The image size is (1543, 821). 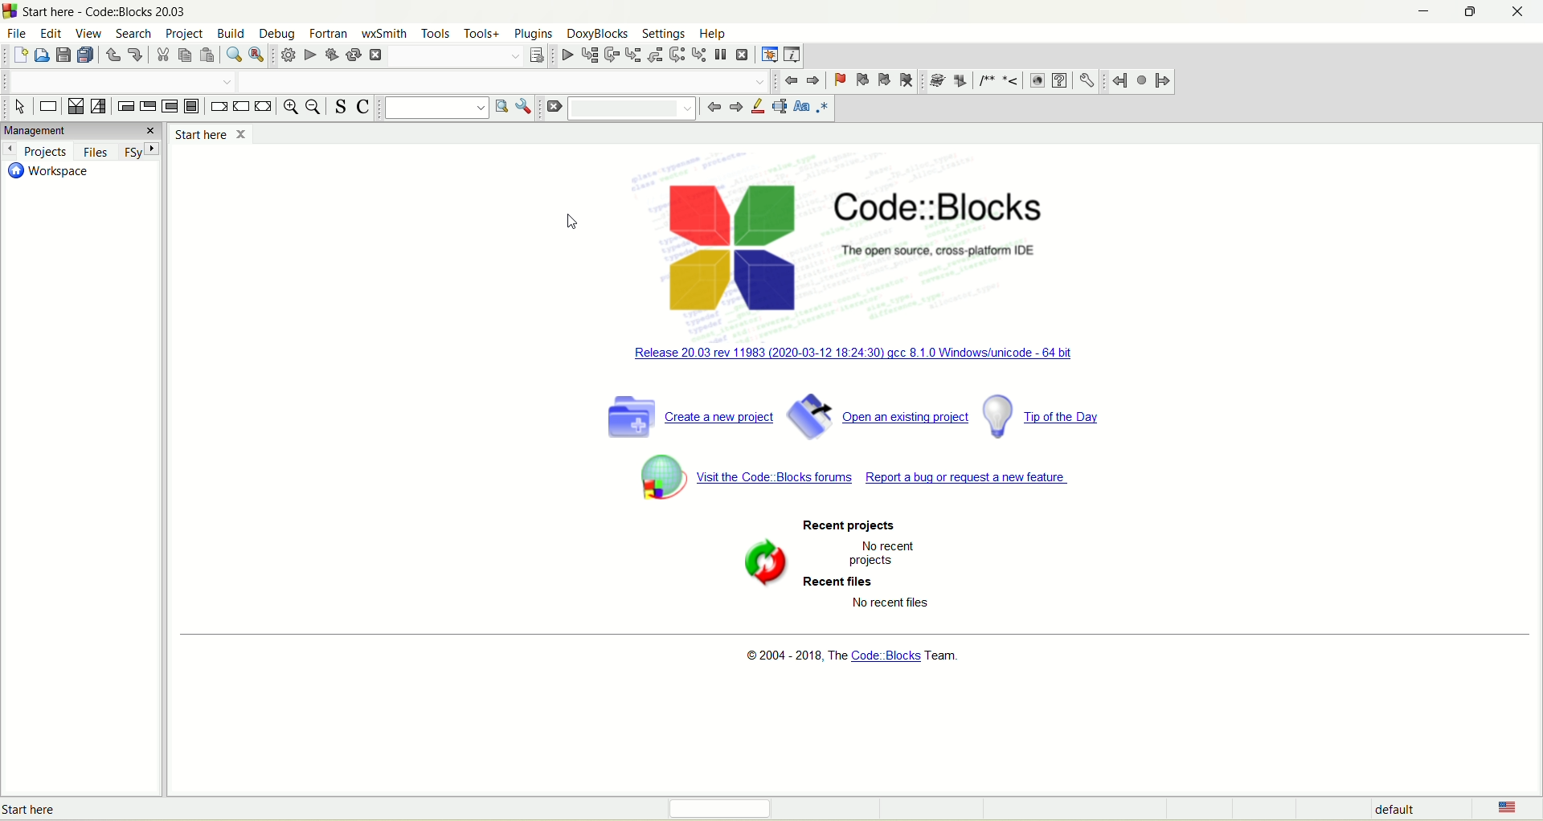 What do you see at coordinates (287, 55) in the screenshot?
I see `build` at bounding box center [287, 55].